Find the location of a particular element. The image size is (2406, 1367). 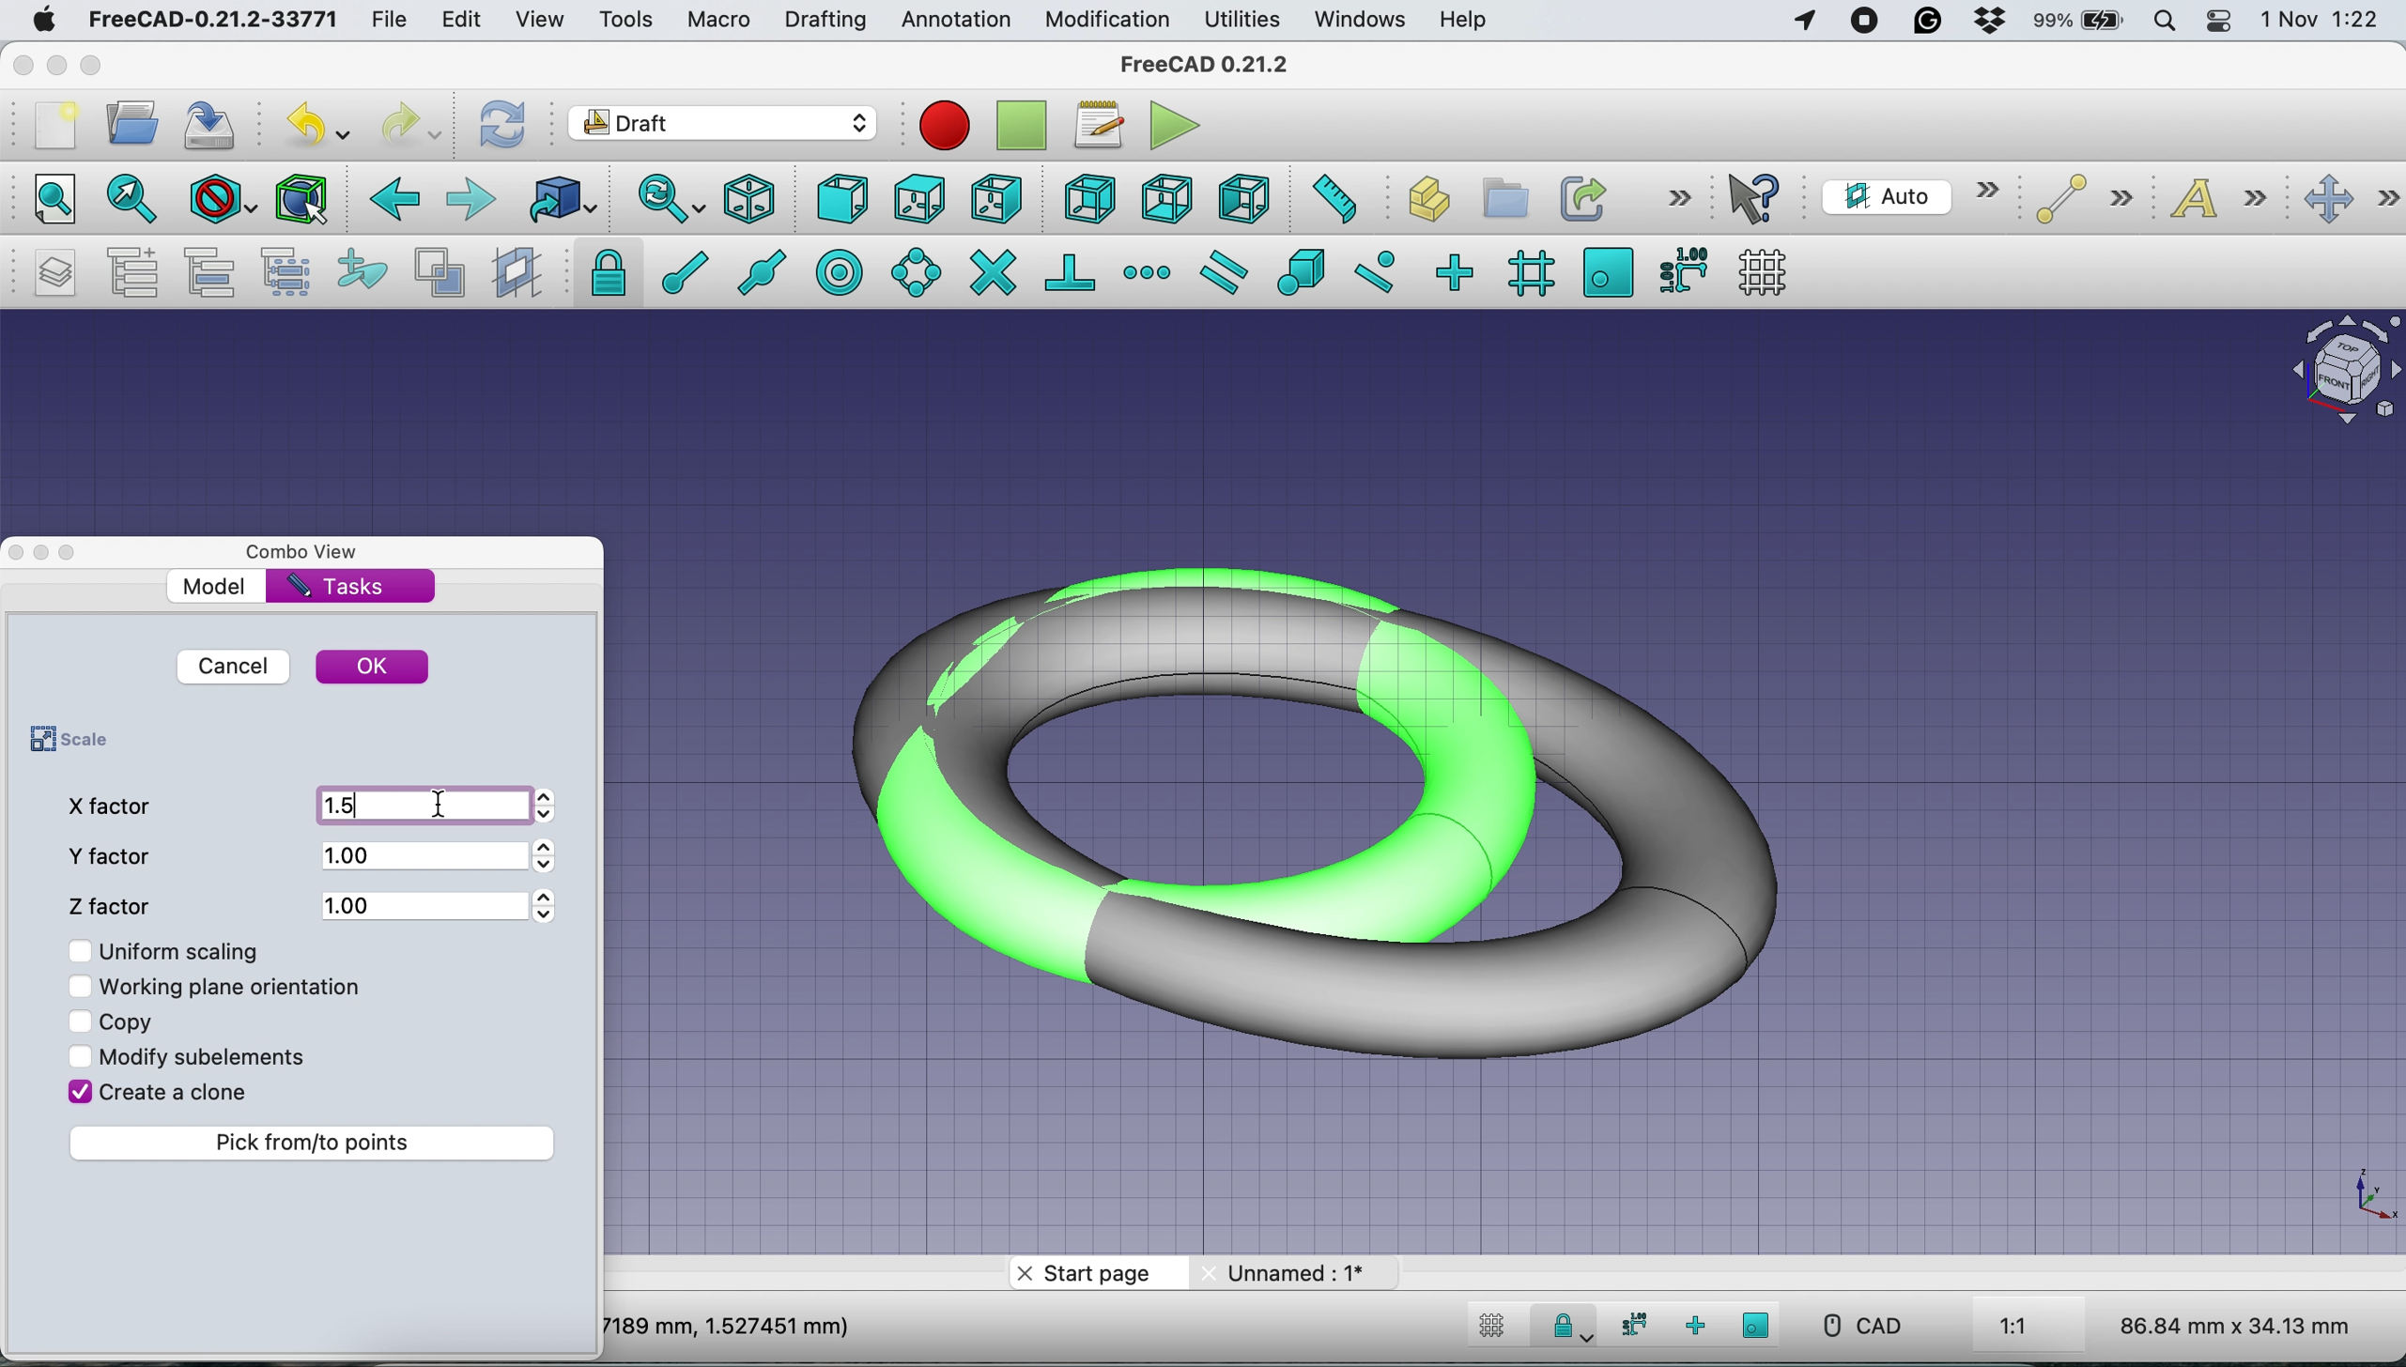

uniform scaling is located at coordinates (187, 951).